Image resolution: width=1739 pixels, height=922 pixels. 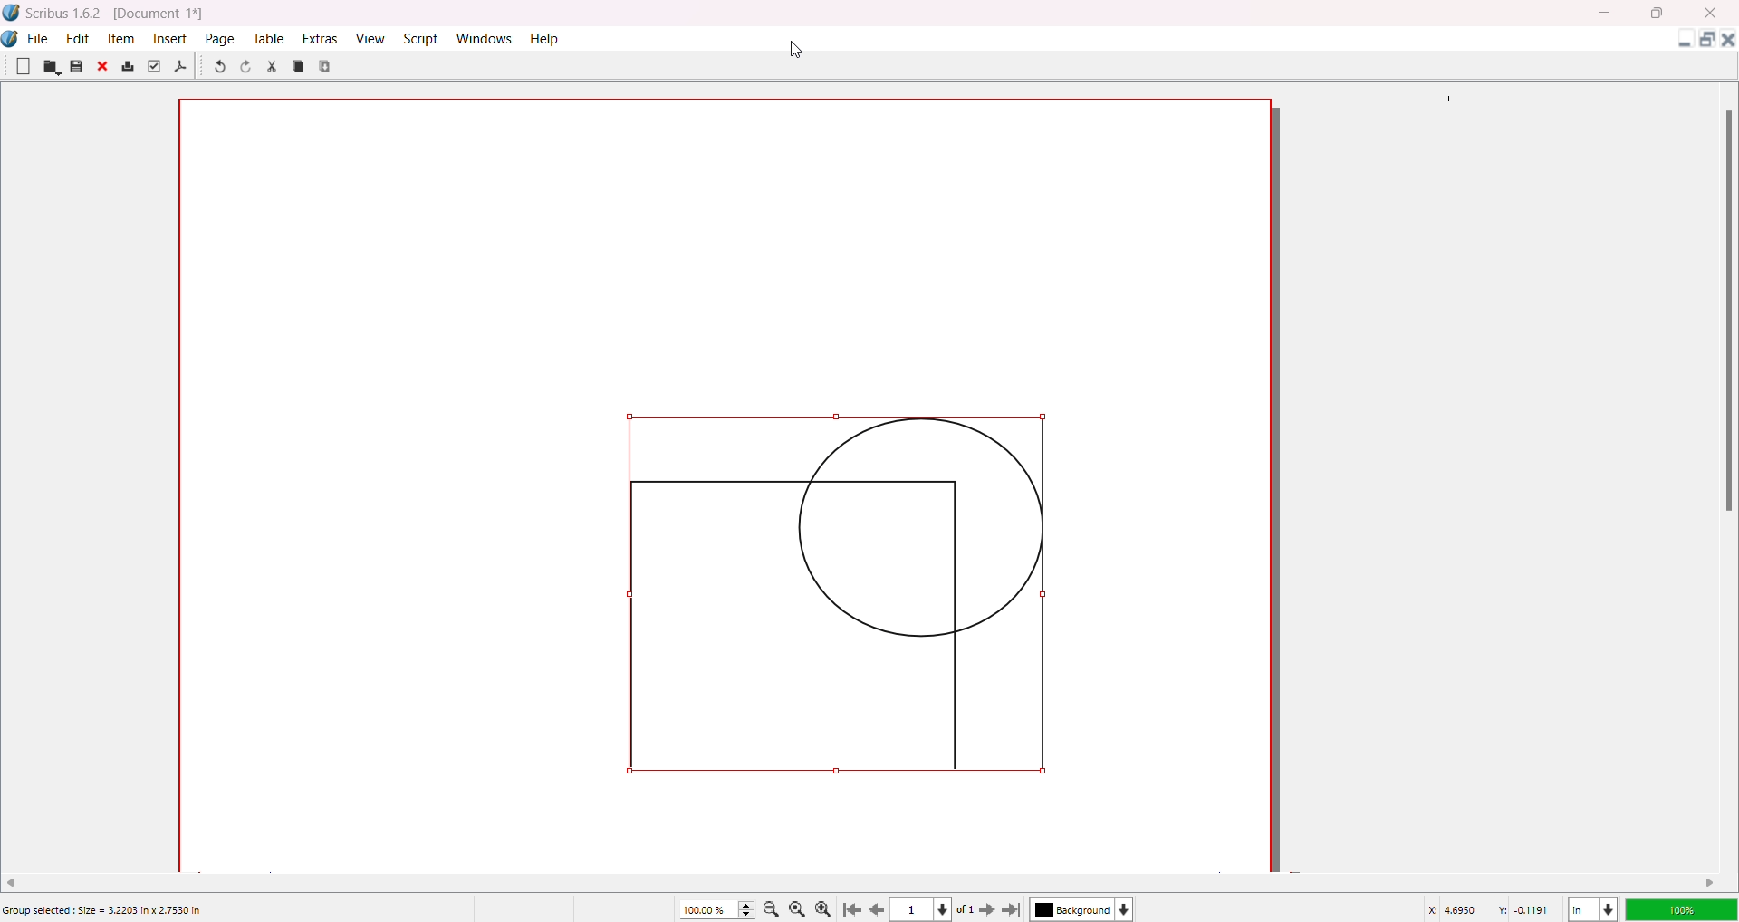 What do you see at coordinates (17, 880) in the screenshot?
I see `Move Left` at bounding box center [17, 880].